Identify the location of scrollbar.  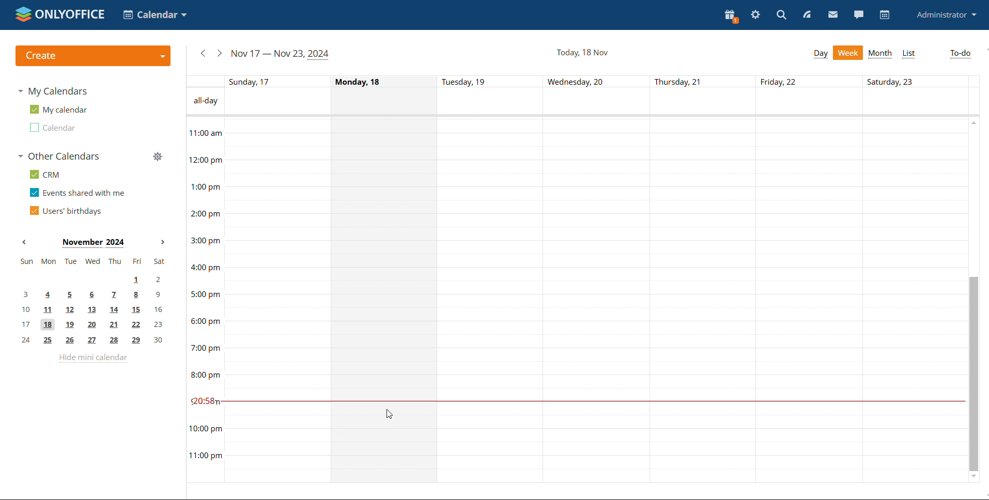
(971, 373).